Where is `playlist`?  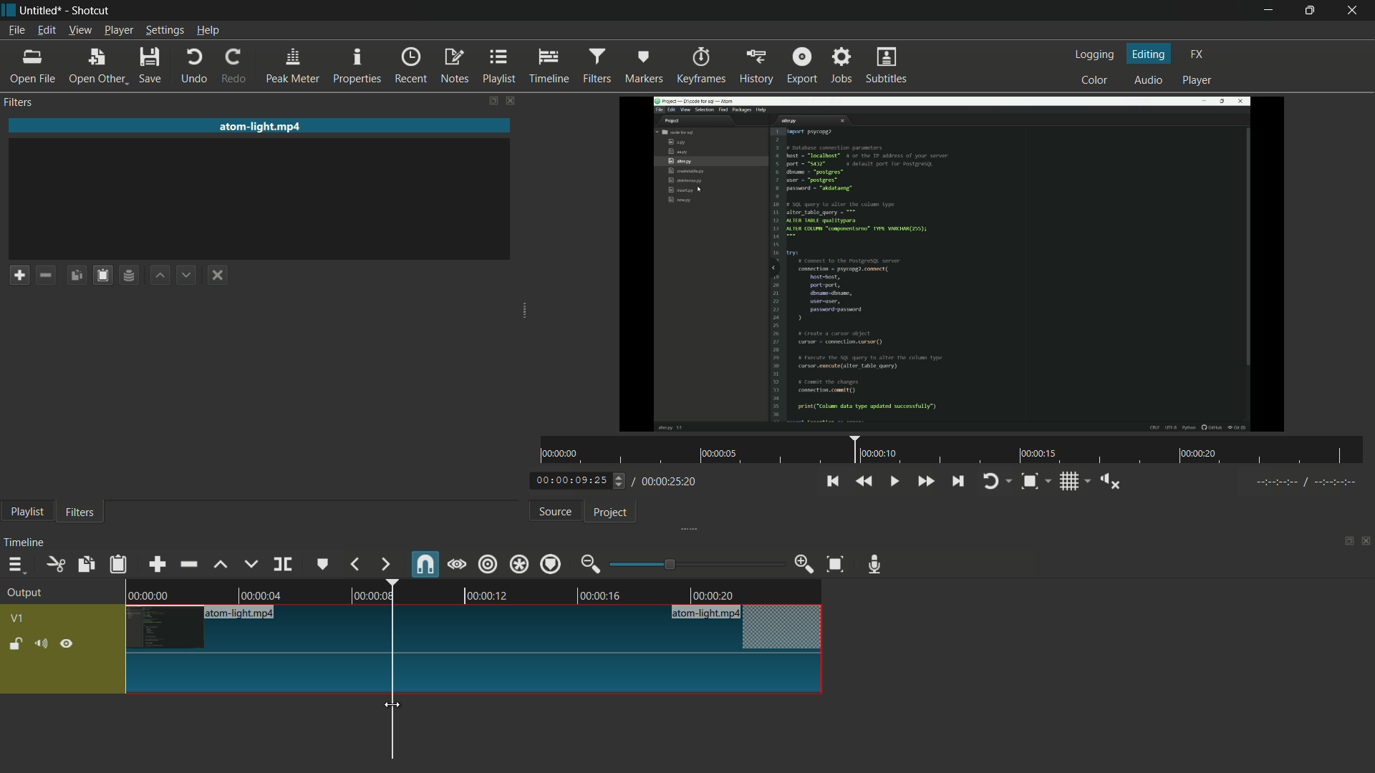
playlist is located at coordinates (26, 513).